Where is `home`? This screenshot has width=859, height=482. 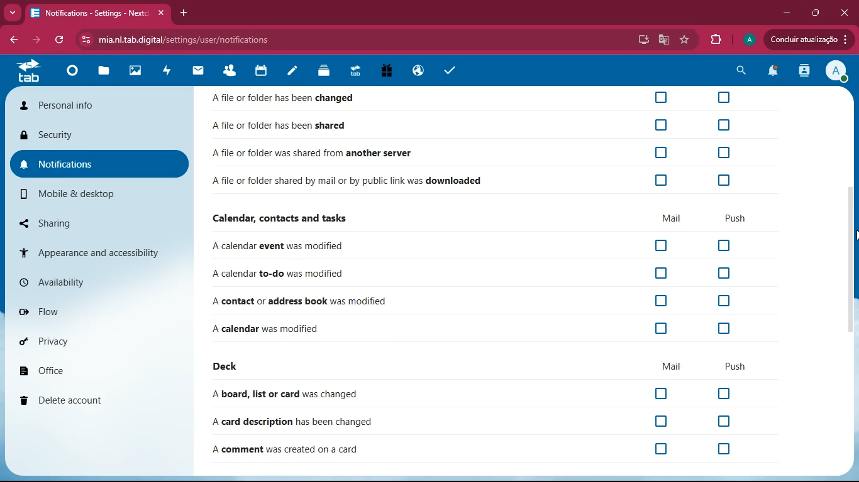 home is located at coordinates (74, 74).